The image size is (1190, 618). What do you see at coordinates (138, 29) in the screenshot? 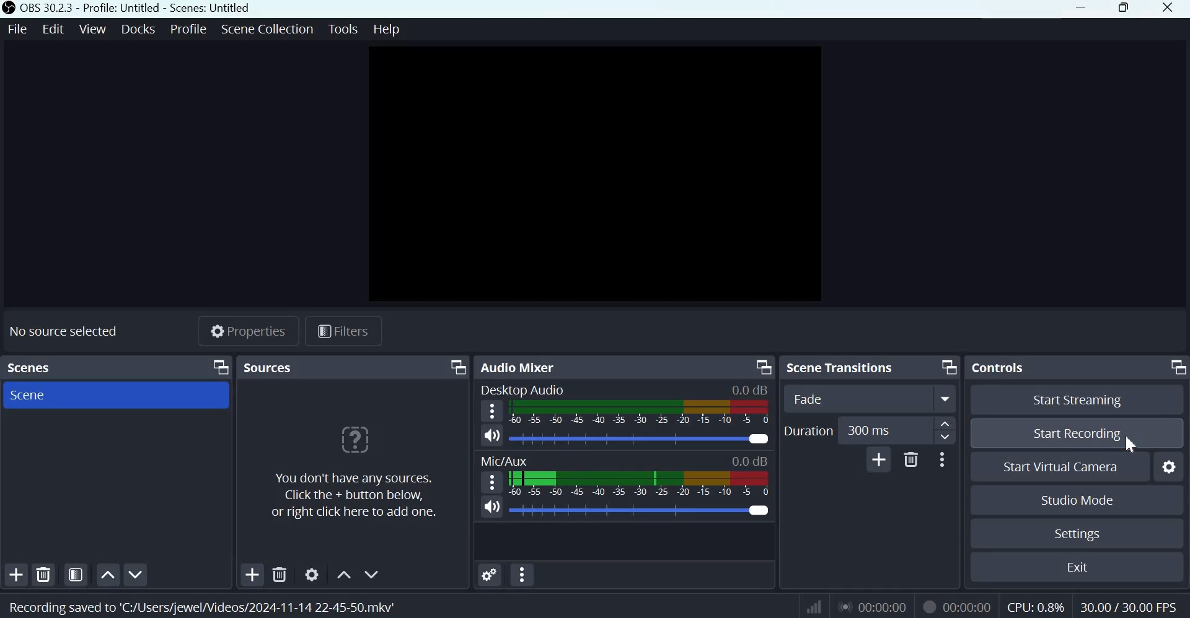
I see `Docks` at bounding box center [138, 29].